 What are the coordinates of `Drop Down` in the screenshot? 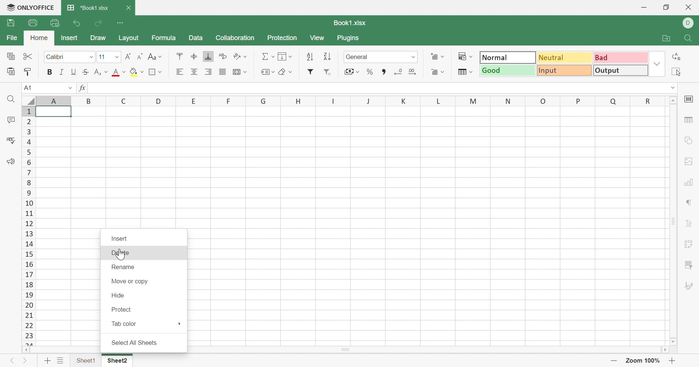 It's located at (445, 72).